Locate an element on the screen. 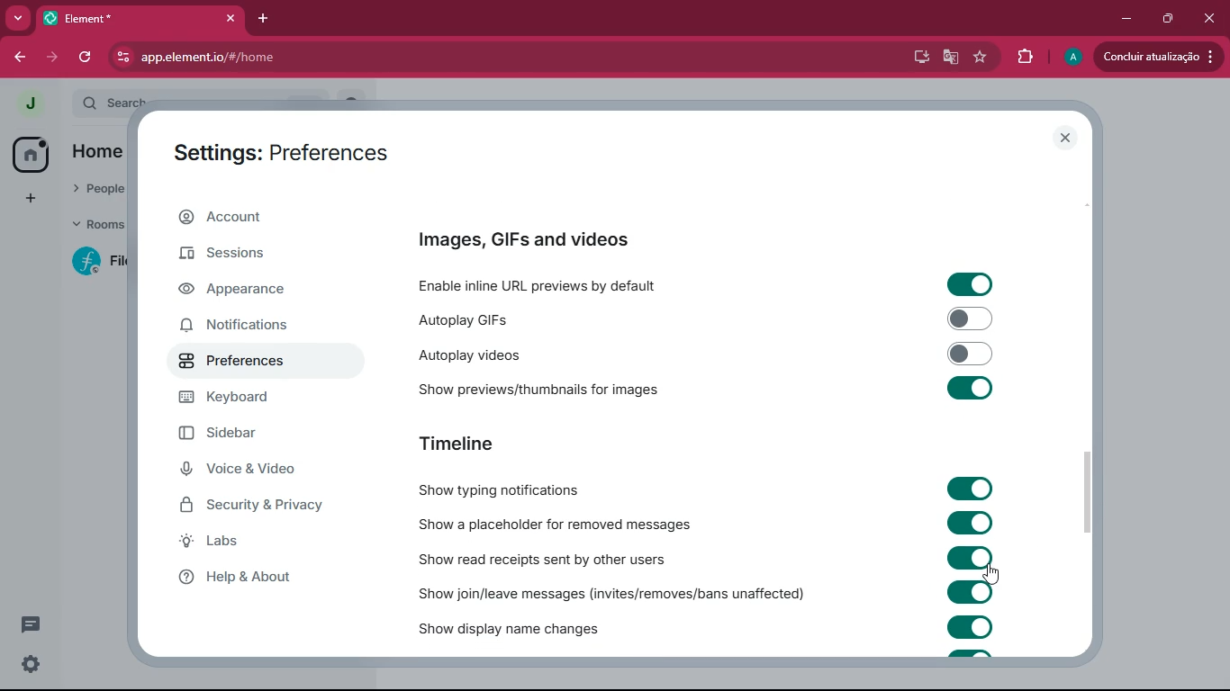 The image size is (1230, 691). help & about is located at coordinates (272, 578).